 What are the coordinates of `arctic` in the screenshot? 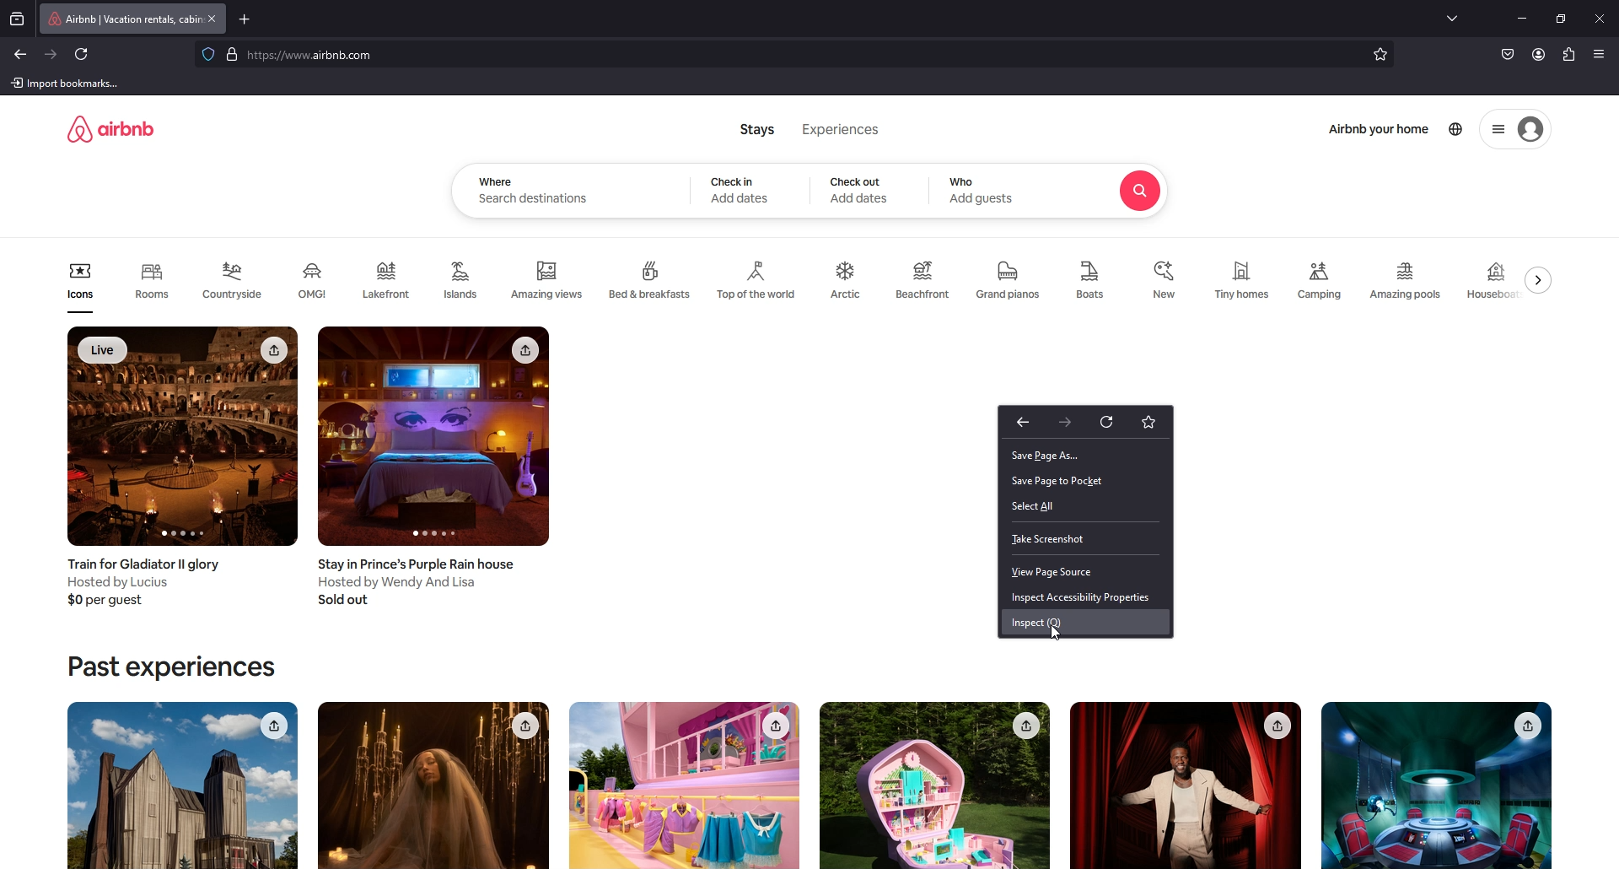 It's located at (847, 281).